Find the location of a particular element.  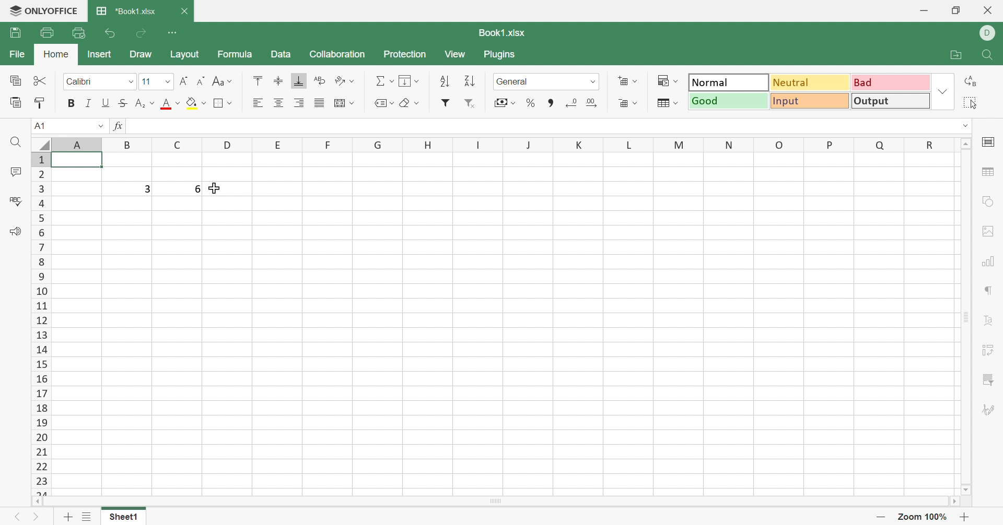

Percent style is located at coordinates (531, 103).